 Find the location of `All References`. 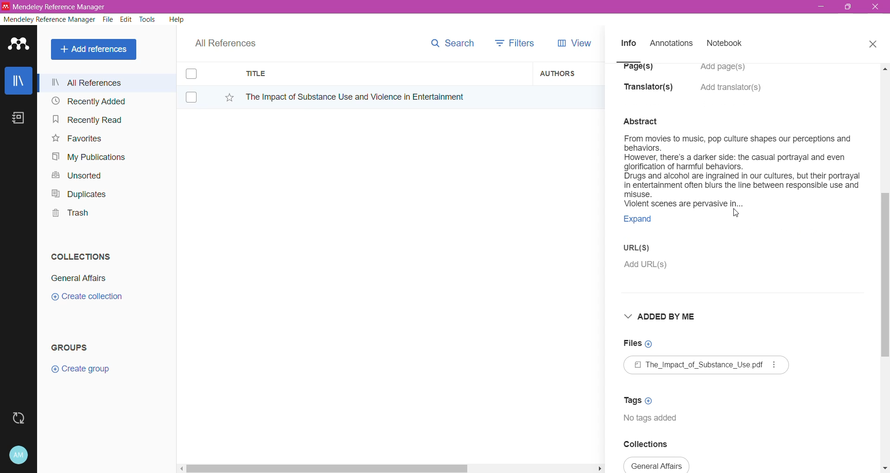

All References is located at coordinates (232, 41).